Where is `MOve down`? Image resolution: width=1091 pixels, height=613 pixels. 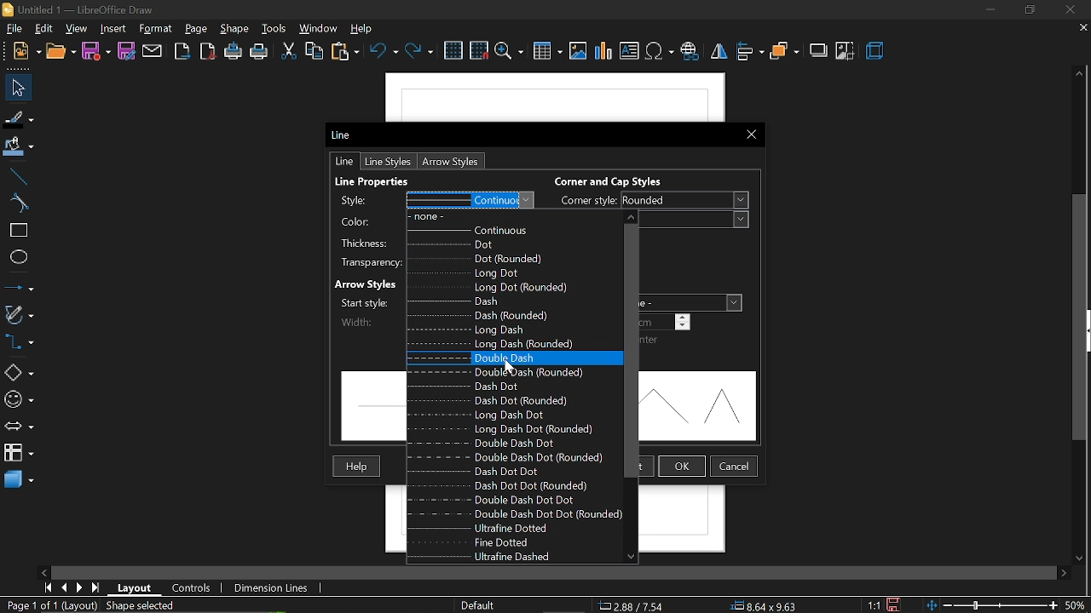 MOve down is located at coordinates (629, 559).